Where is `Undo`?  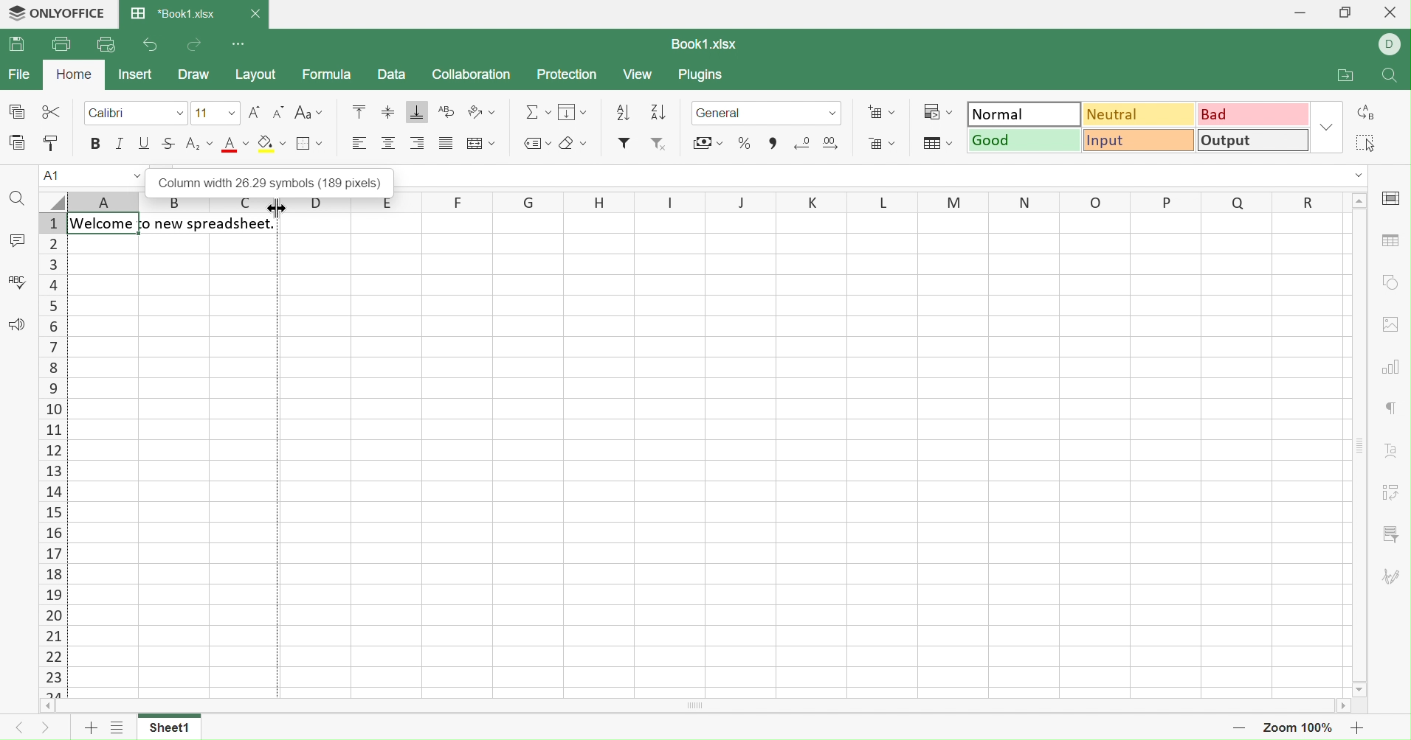 Undo is located at coordinates (149, 45).